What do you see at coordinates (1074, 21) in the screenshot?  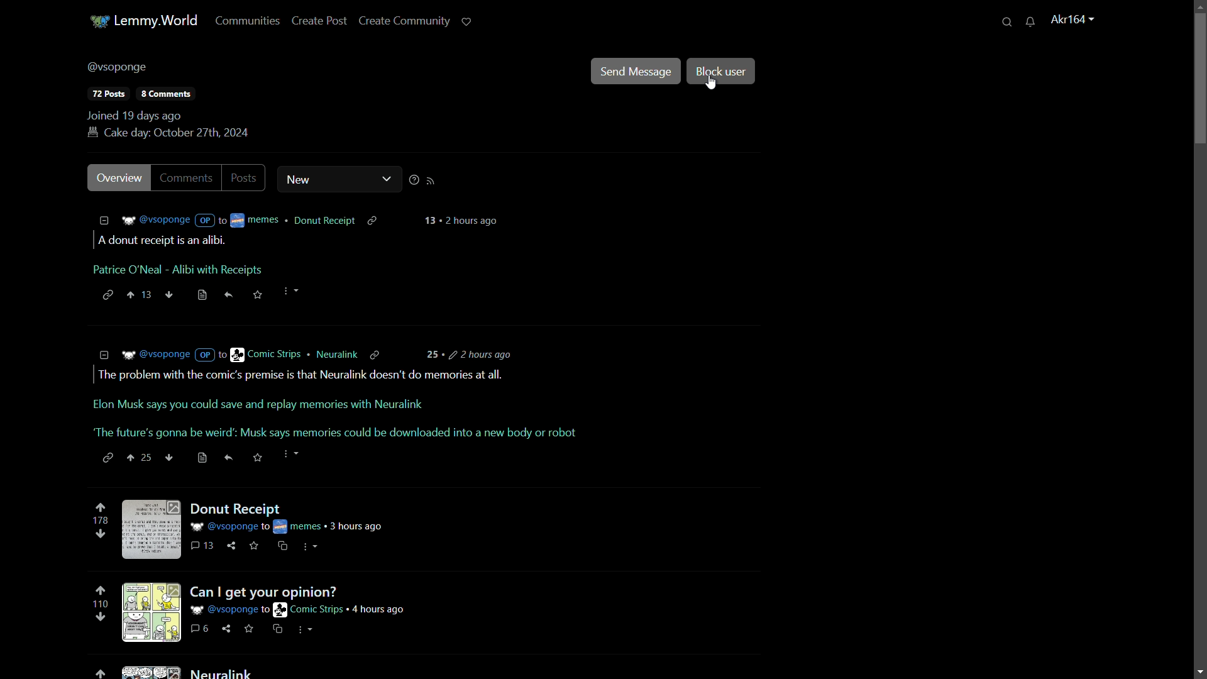 I see `username` at bounding box center [1074, 21].